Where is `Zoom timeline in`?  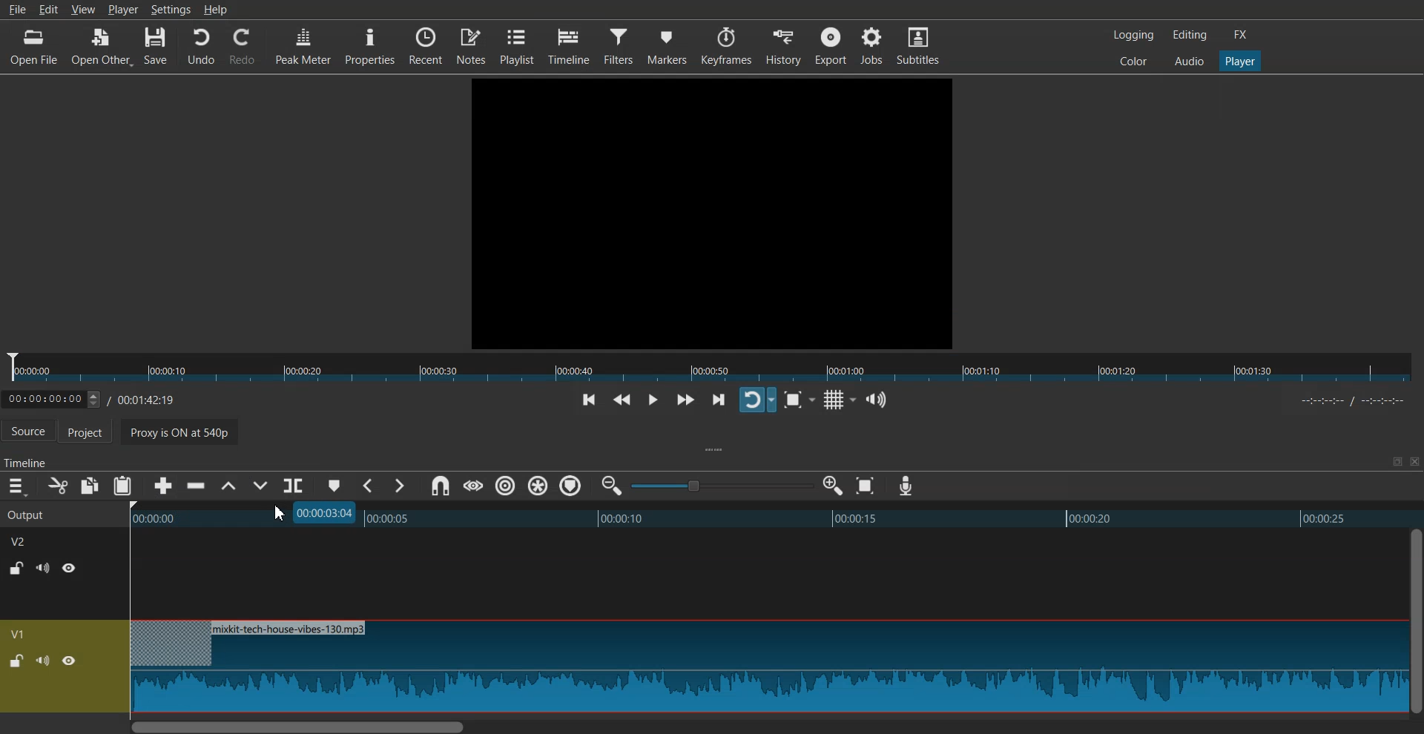
Zoom timeline in is located at coordinates (832, 486).